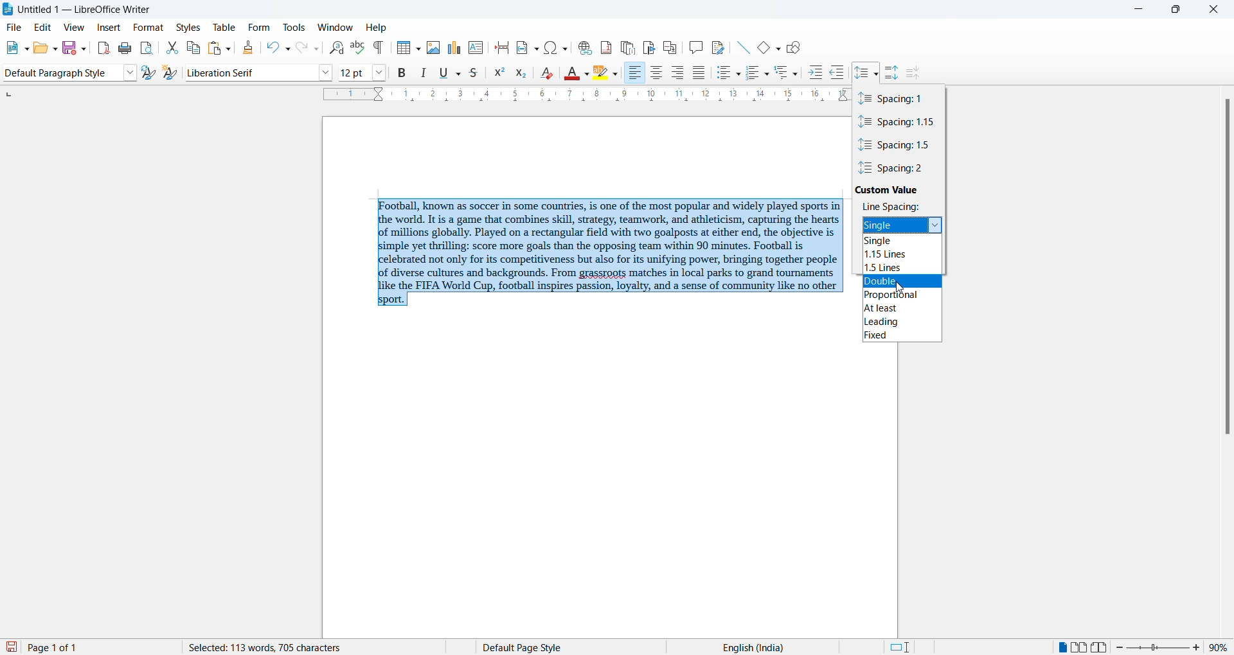 The image size is (1234, 655). What do you see at coordinates (907, 268) in the screenshot?
I see `1.5 lines` at bounding box center [907, 268].